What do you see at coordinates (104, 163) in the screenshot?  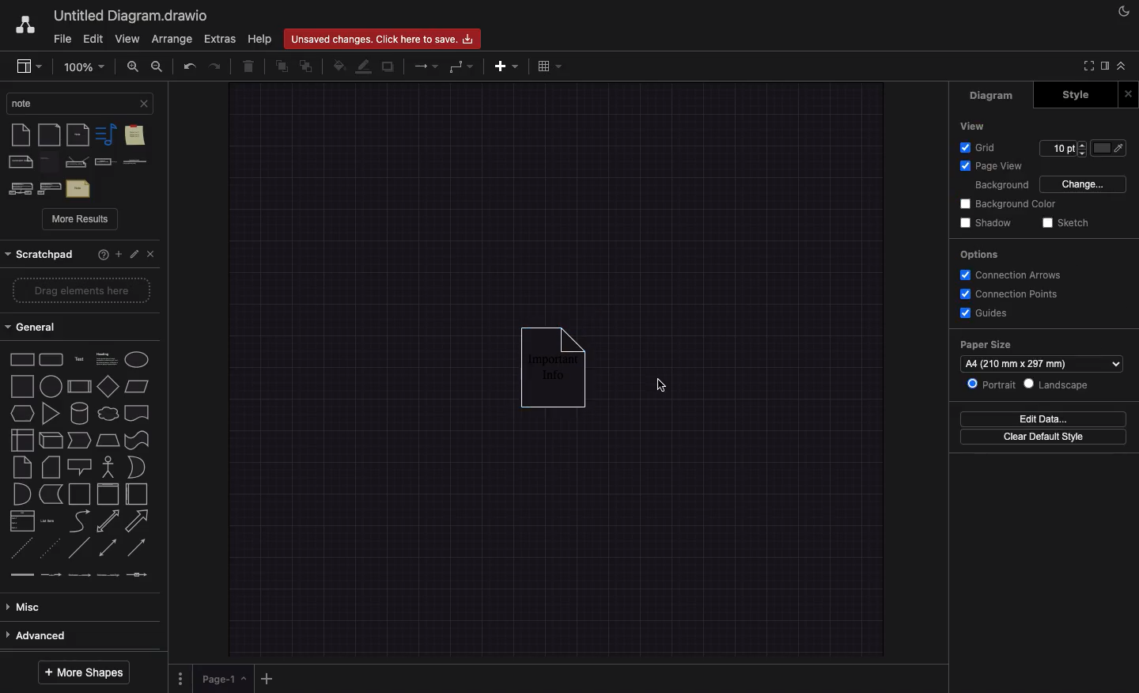 I see `constraint textual note` at bounding box center [104, 163].